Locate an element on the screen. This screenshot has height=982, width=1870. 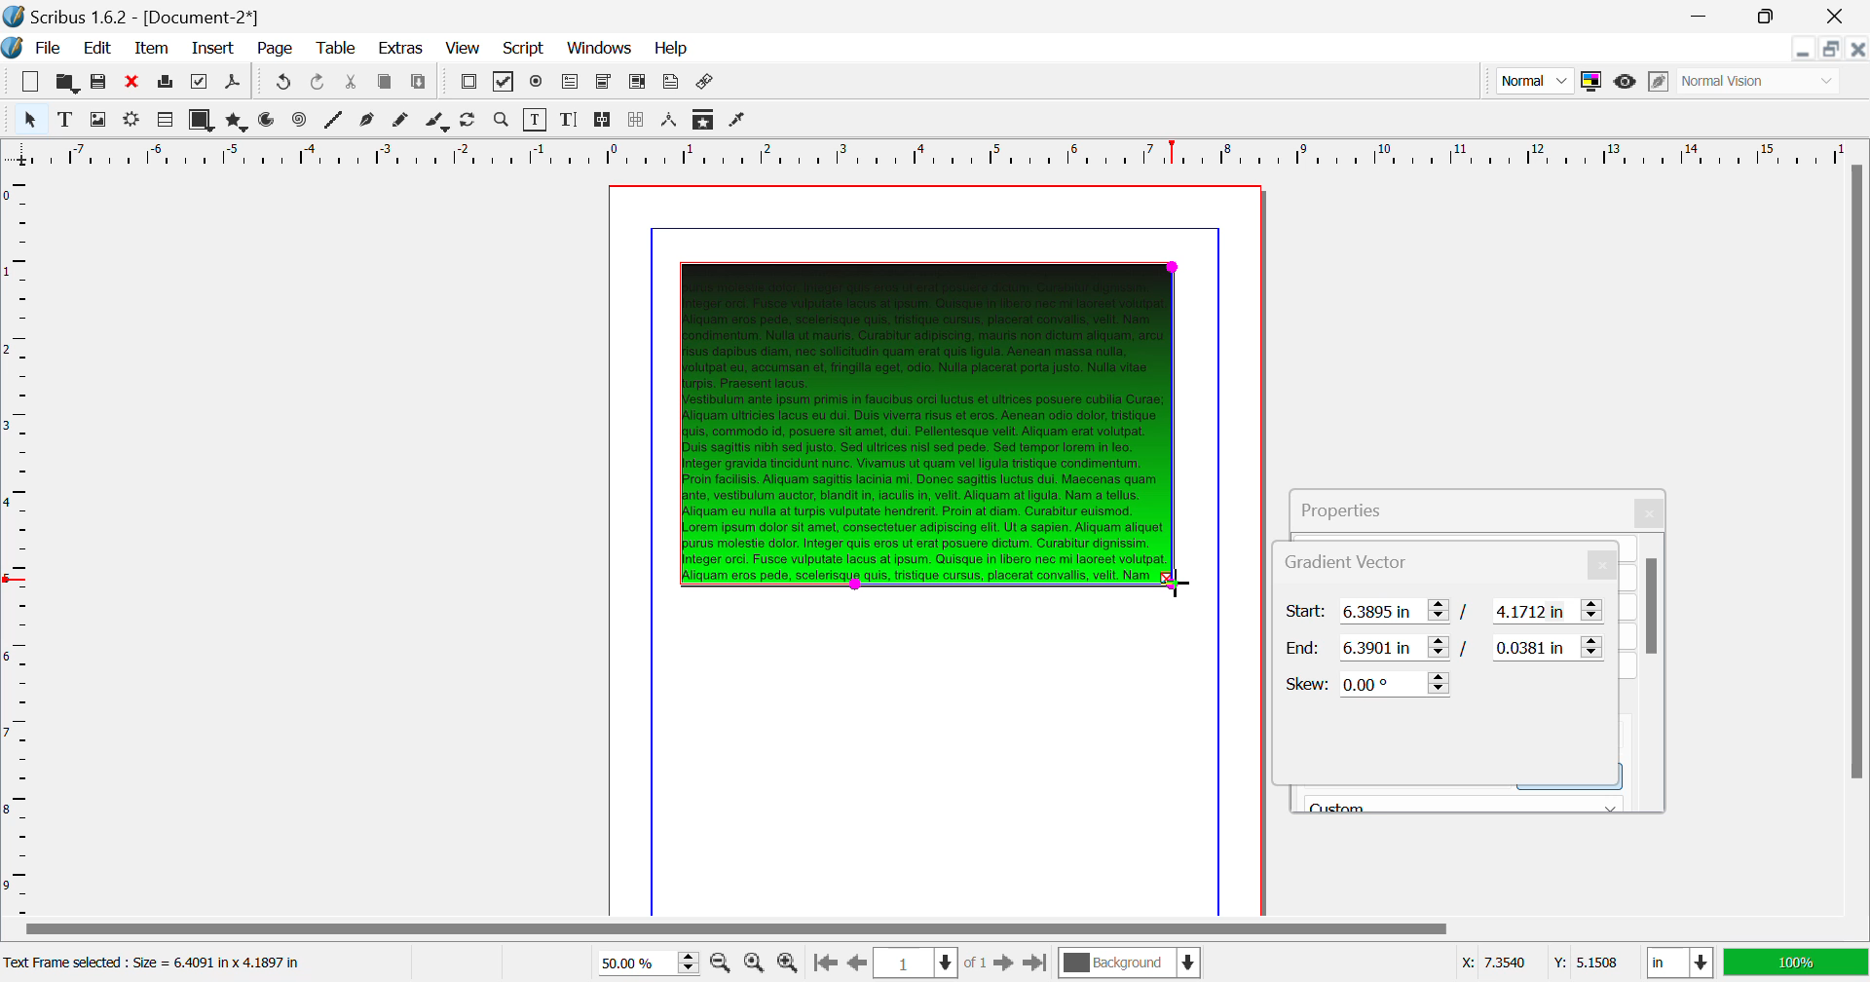
Pdf Text Fields is located at coordinates (571, 83).